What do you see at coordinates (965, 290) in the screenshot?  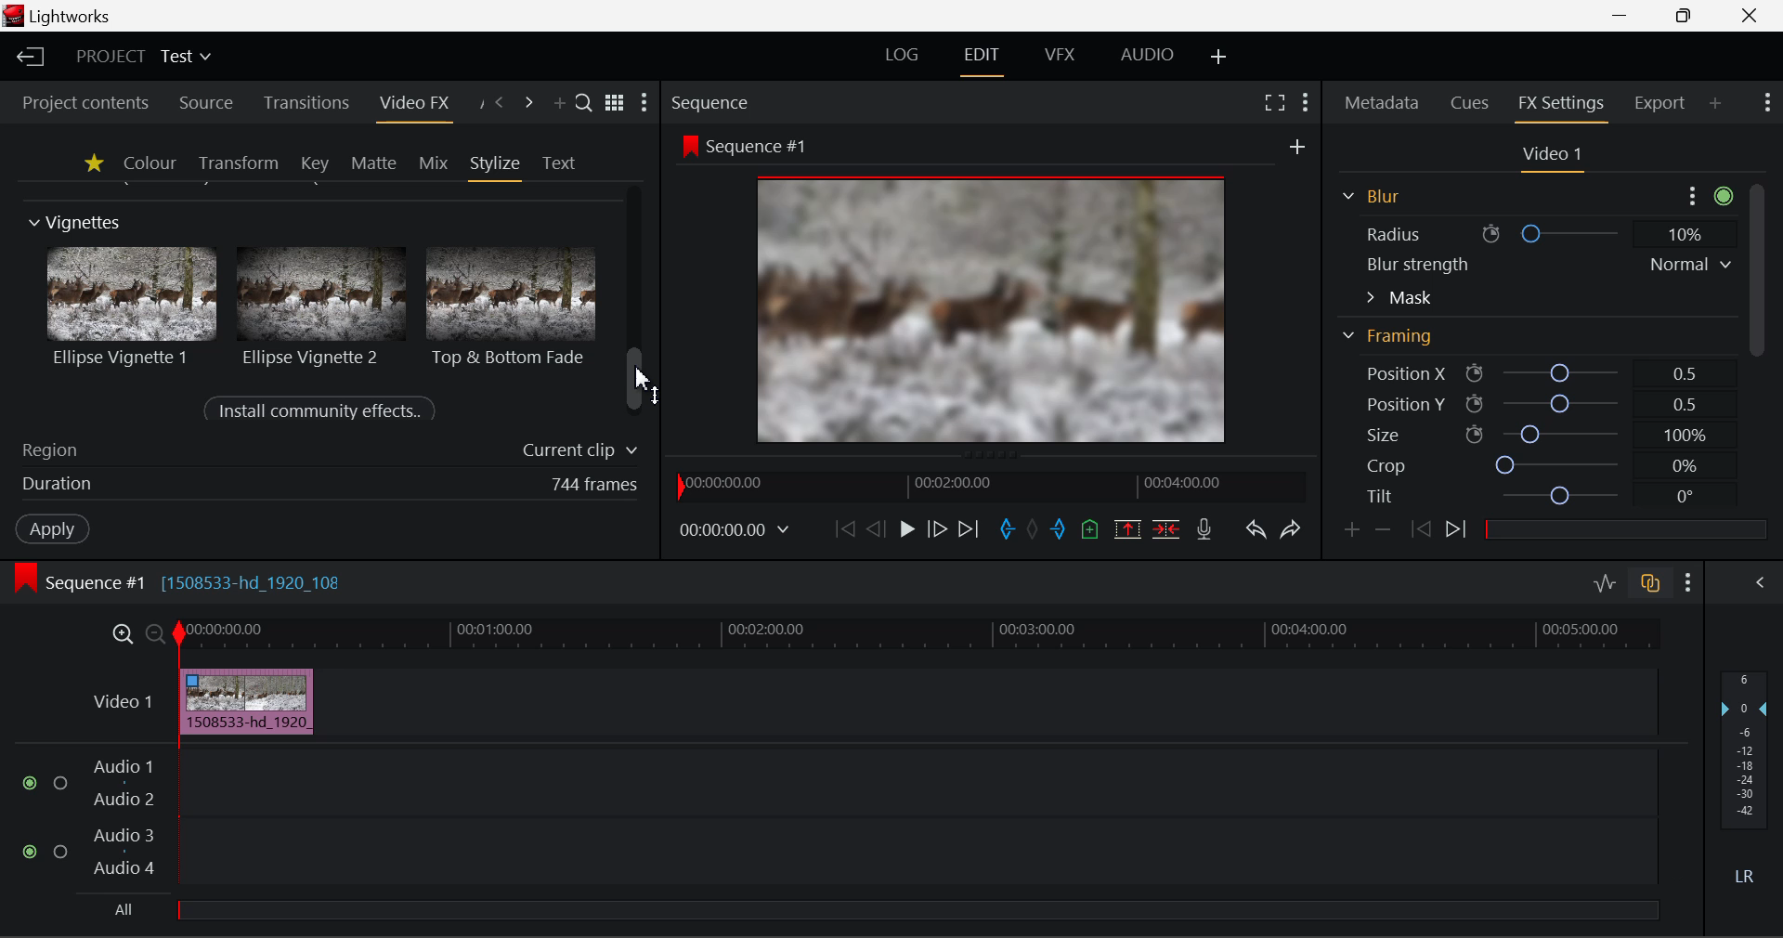 I see `Effect Visible in Preview` at bounding box center [965, 290].